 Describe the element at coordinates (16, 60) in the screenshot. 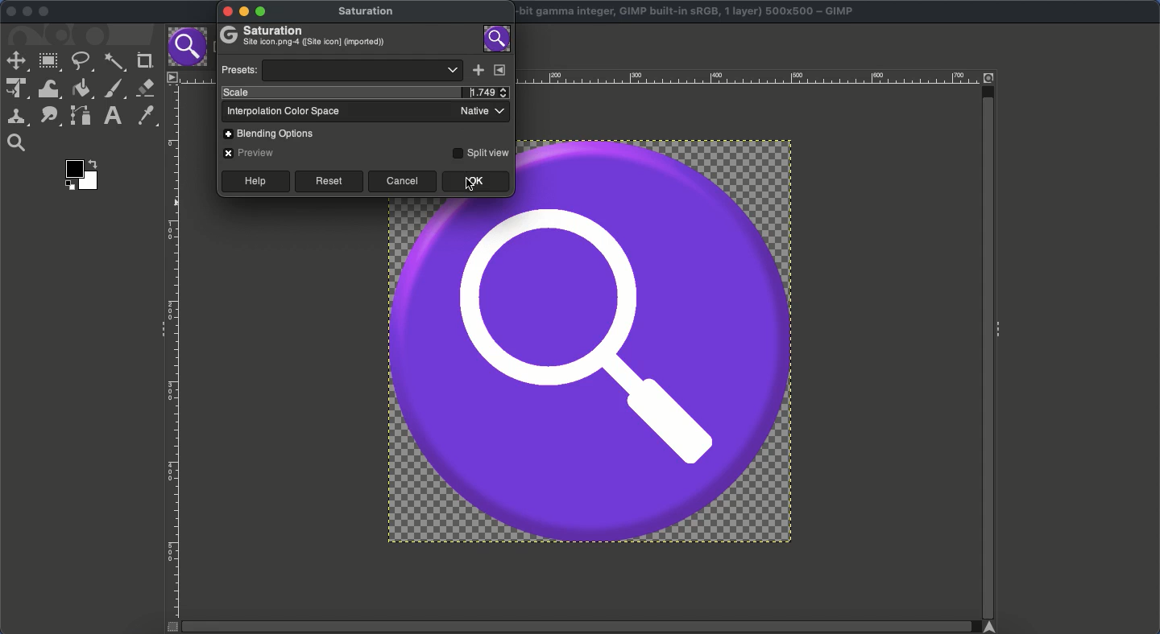

I see `Move tool` at that location.